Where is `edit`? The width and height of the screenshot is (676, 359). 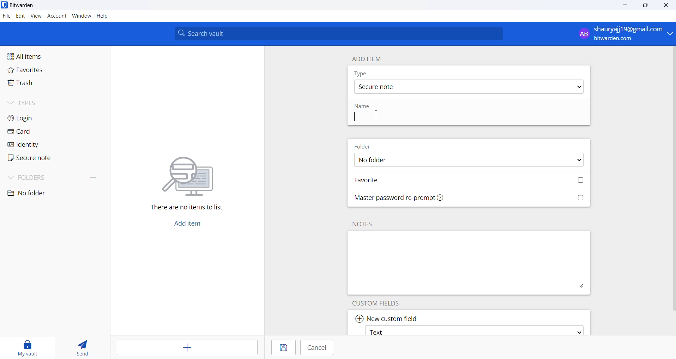 edit is located at coordinates (19, 15).